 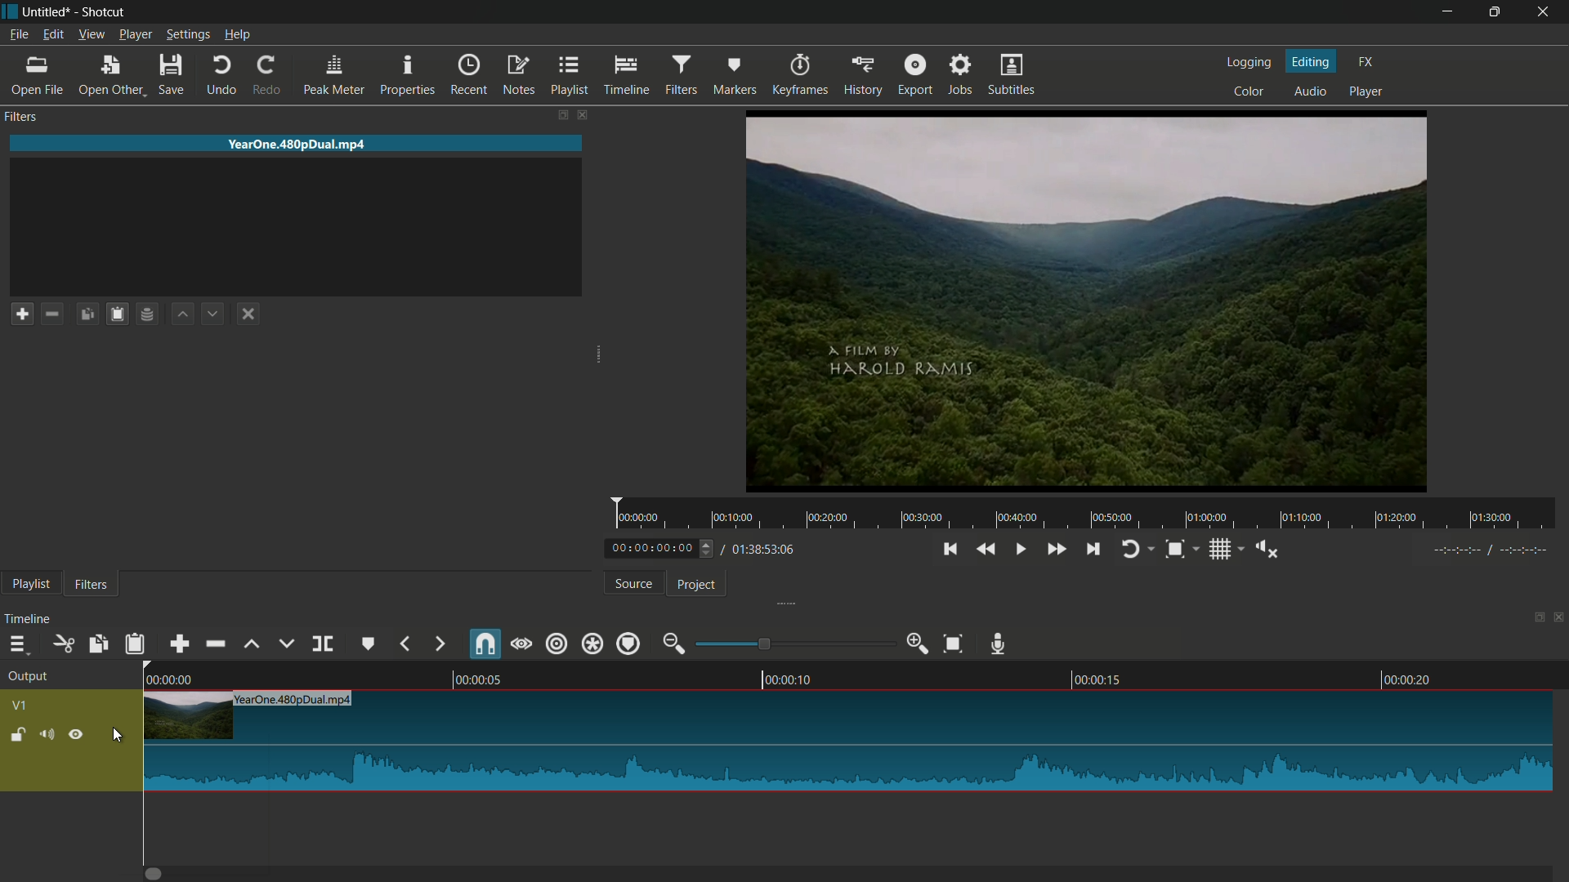 What do you see at coordinates (116, 736) in the screenshot?
I see `cursor` at bounding box center [116, 736].